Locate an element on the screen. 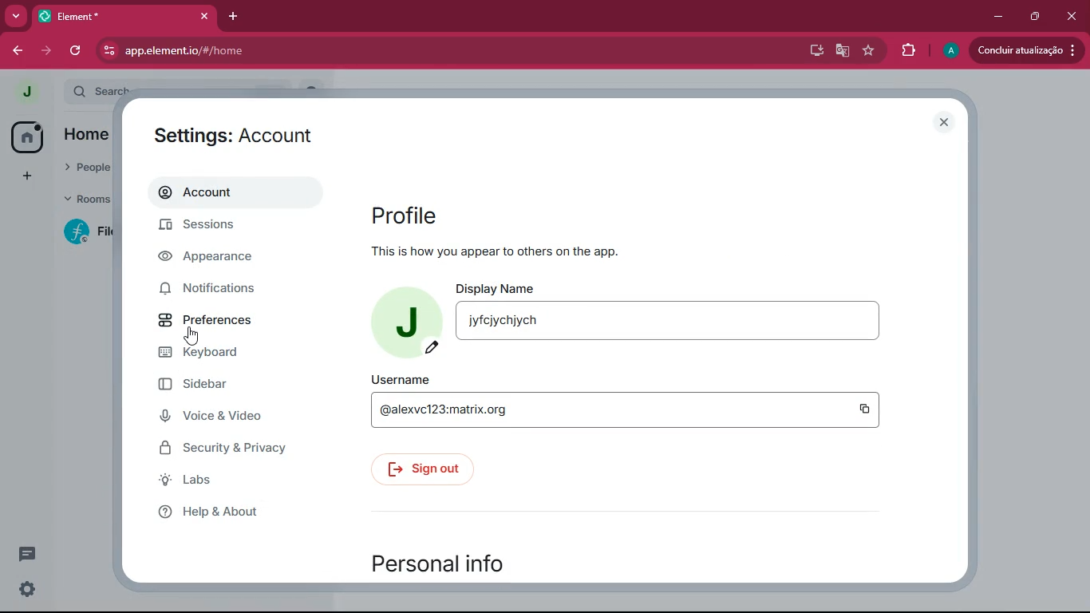 The width and height of the screenshot is (1090, 613). extensions is located at coordinates (909, 50).